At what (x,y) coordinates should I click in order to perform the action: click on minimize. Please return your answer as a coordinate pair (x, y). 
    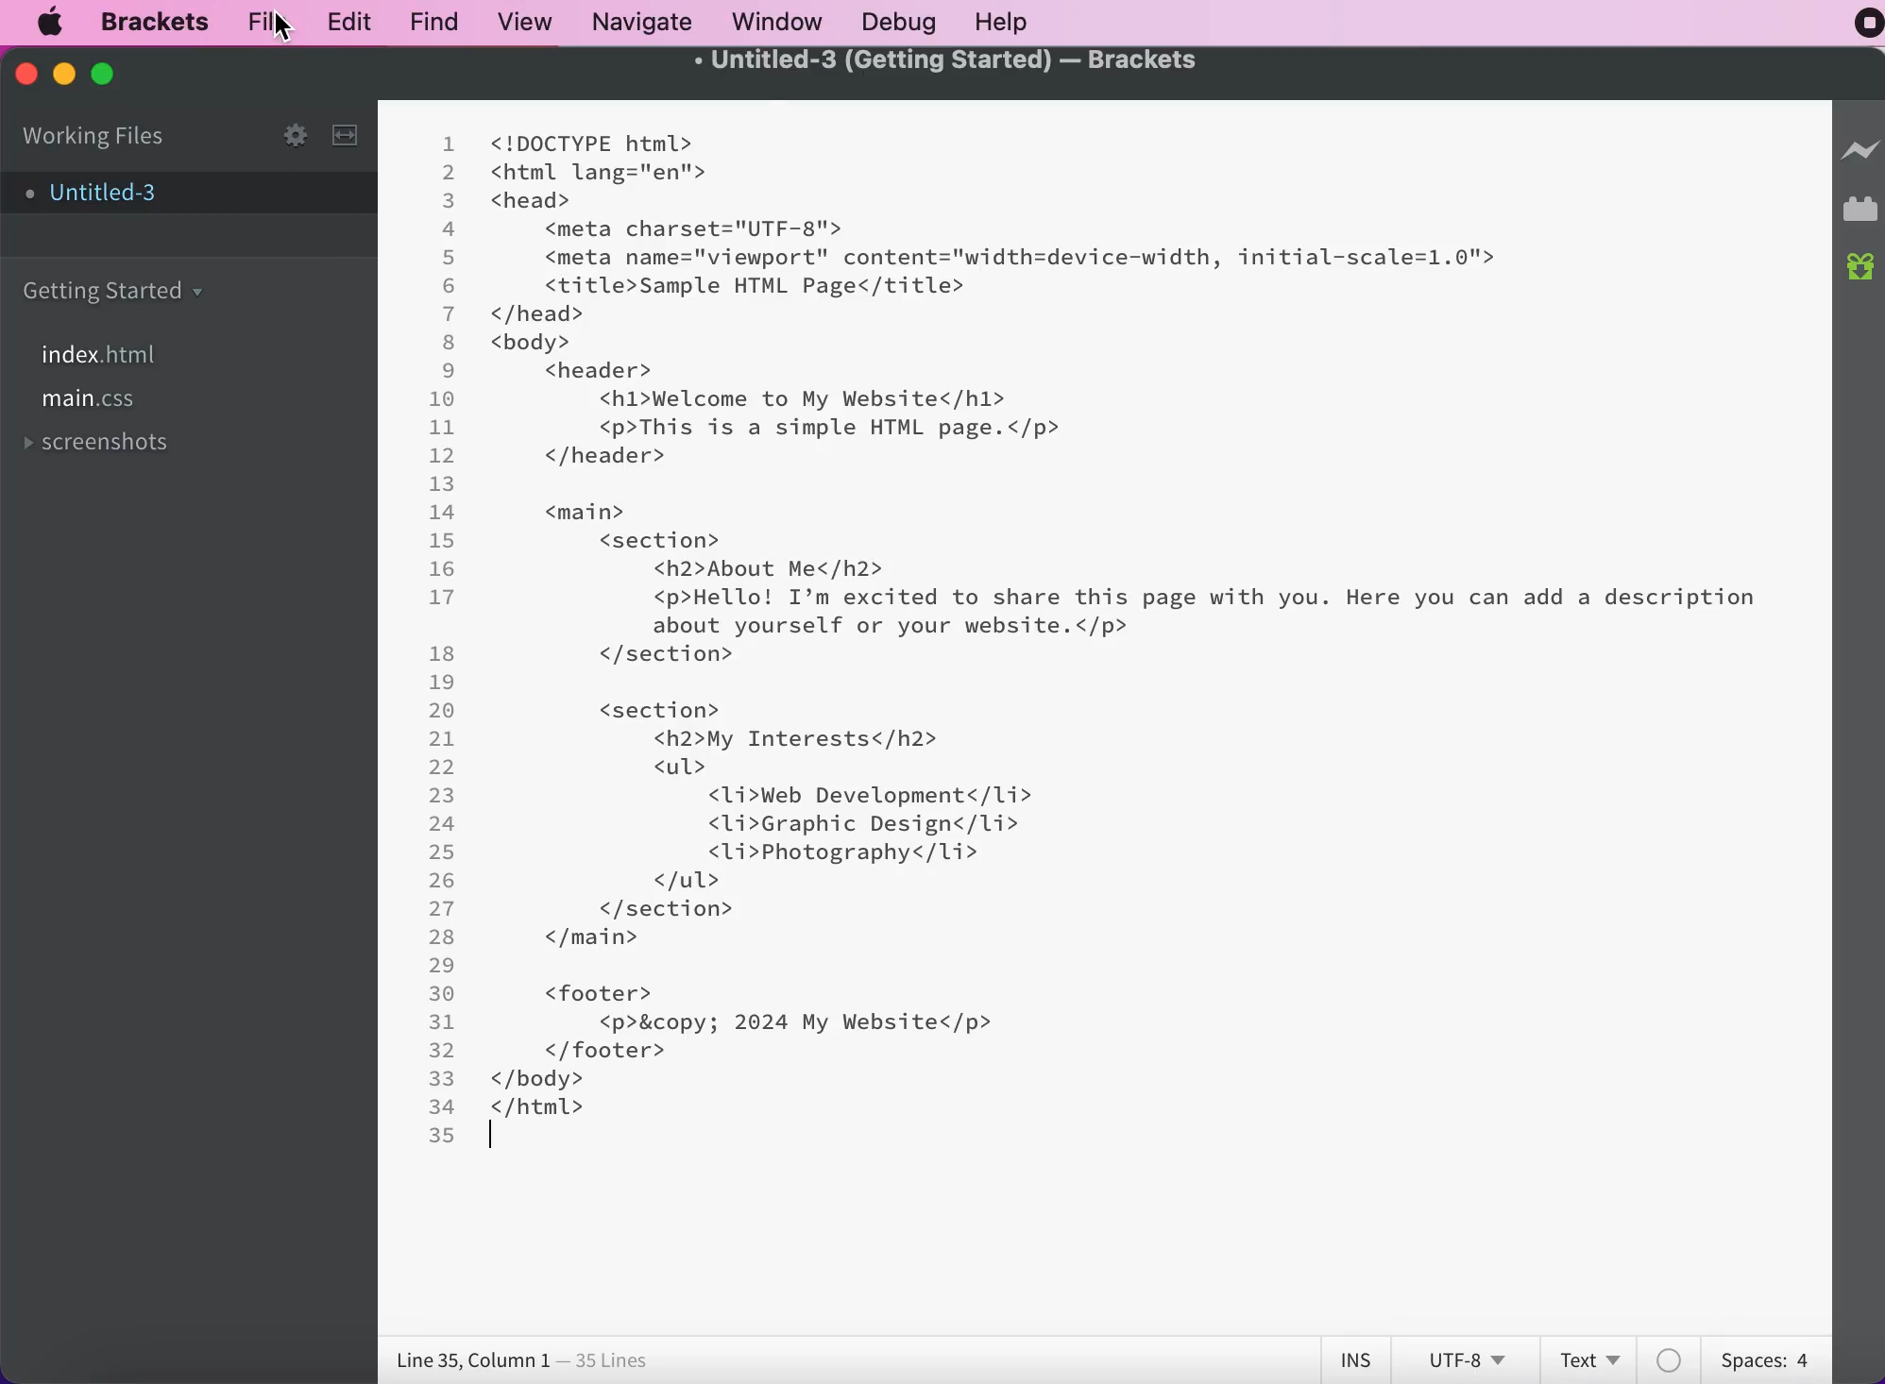
    Looking at the image, I should click on (65, 75).